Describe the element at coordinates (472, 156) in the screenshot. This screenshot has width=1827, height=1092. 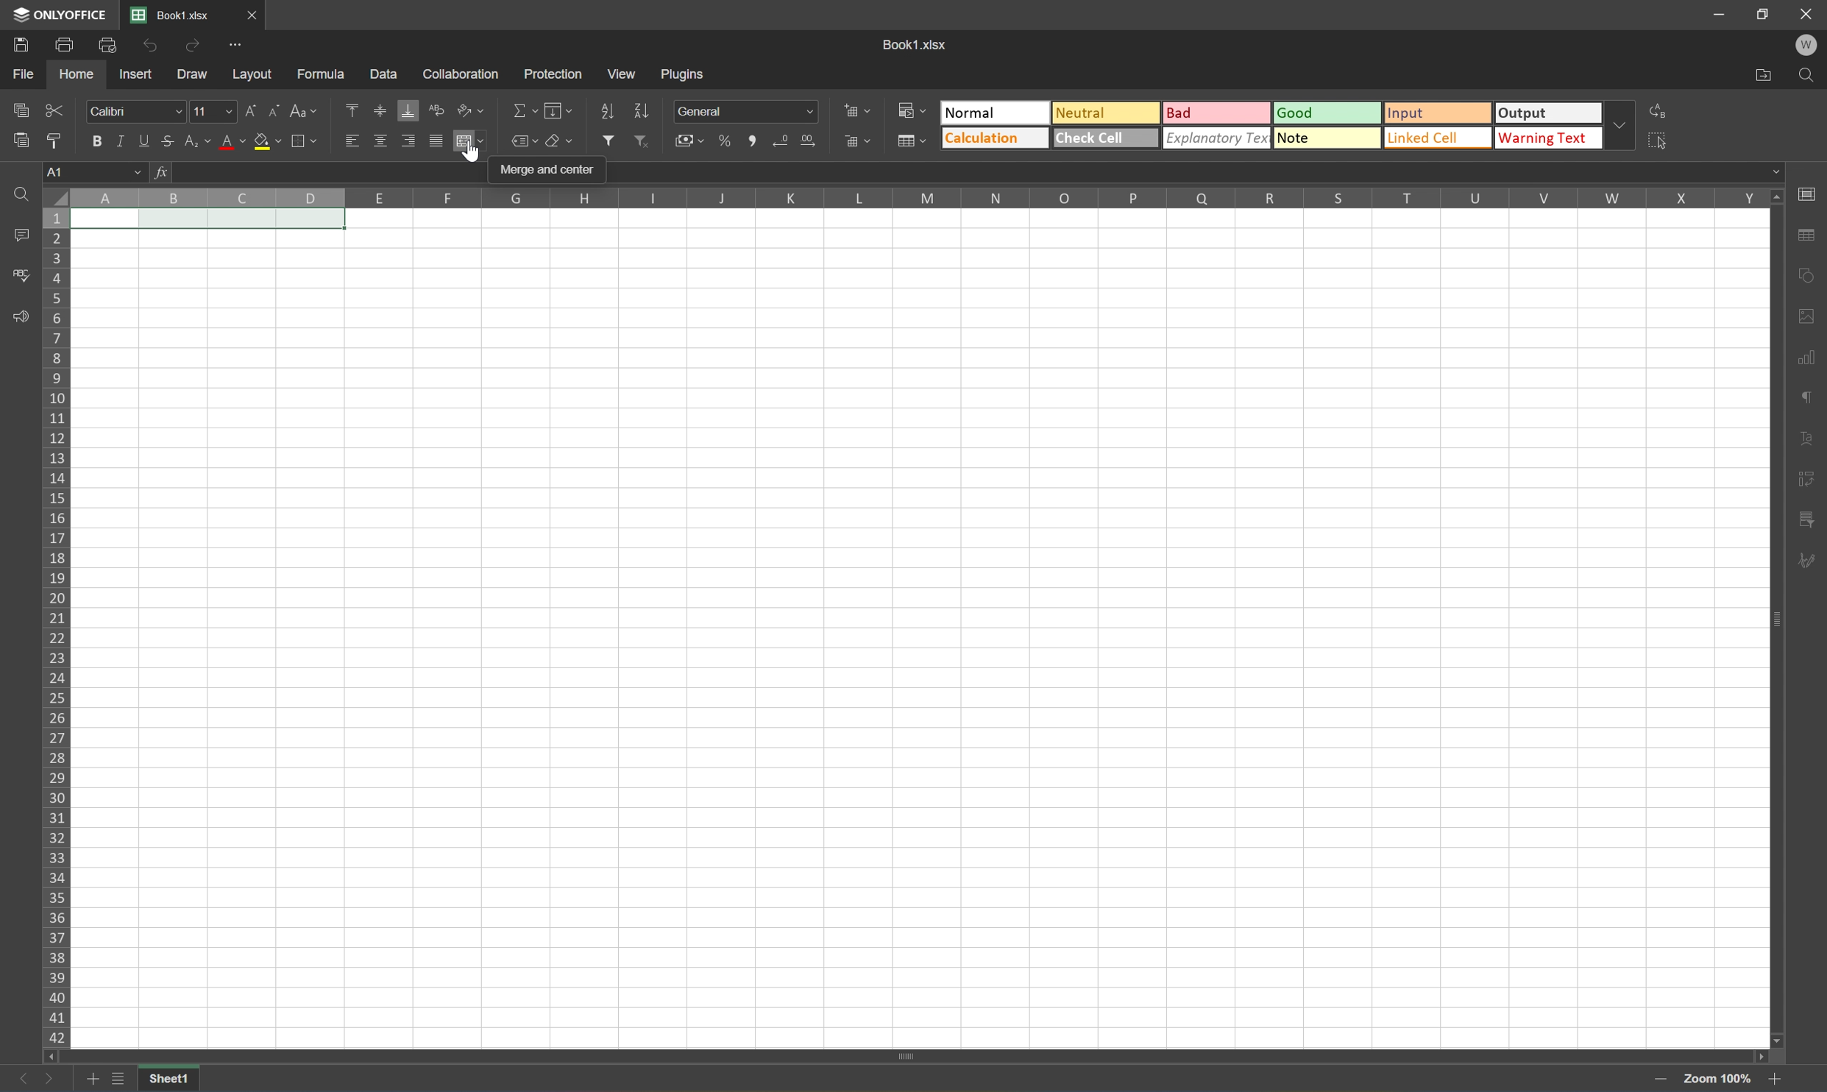
I see `Cursor` at that location.